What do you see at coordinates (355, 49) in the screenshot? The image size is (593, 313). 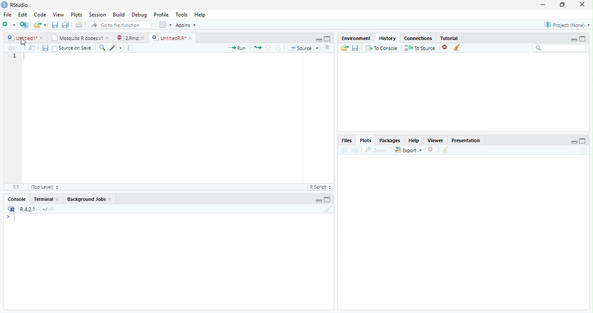 I see `Save` at bounding box center [355, 49].